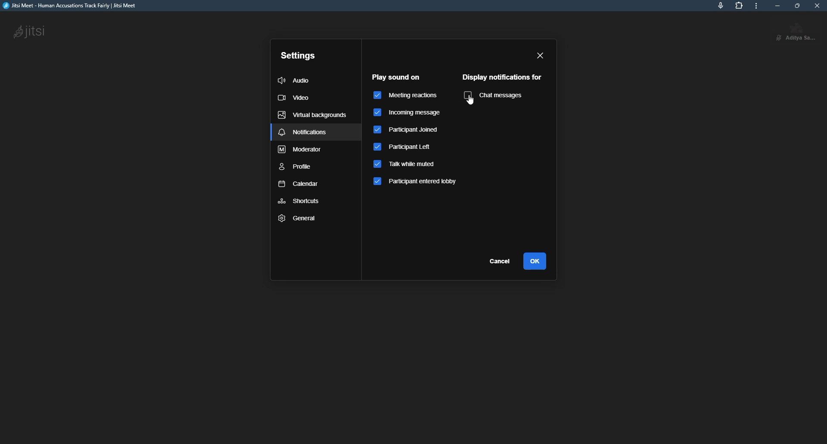  I want to click on shortcuts, so click(299, 201).